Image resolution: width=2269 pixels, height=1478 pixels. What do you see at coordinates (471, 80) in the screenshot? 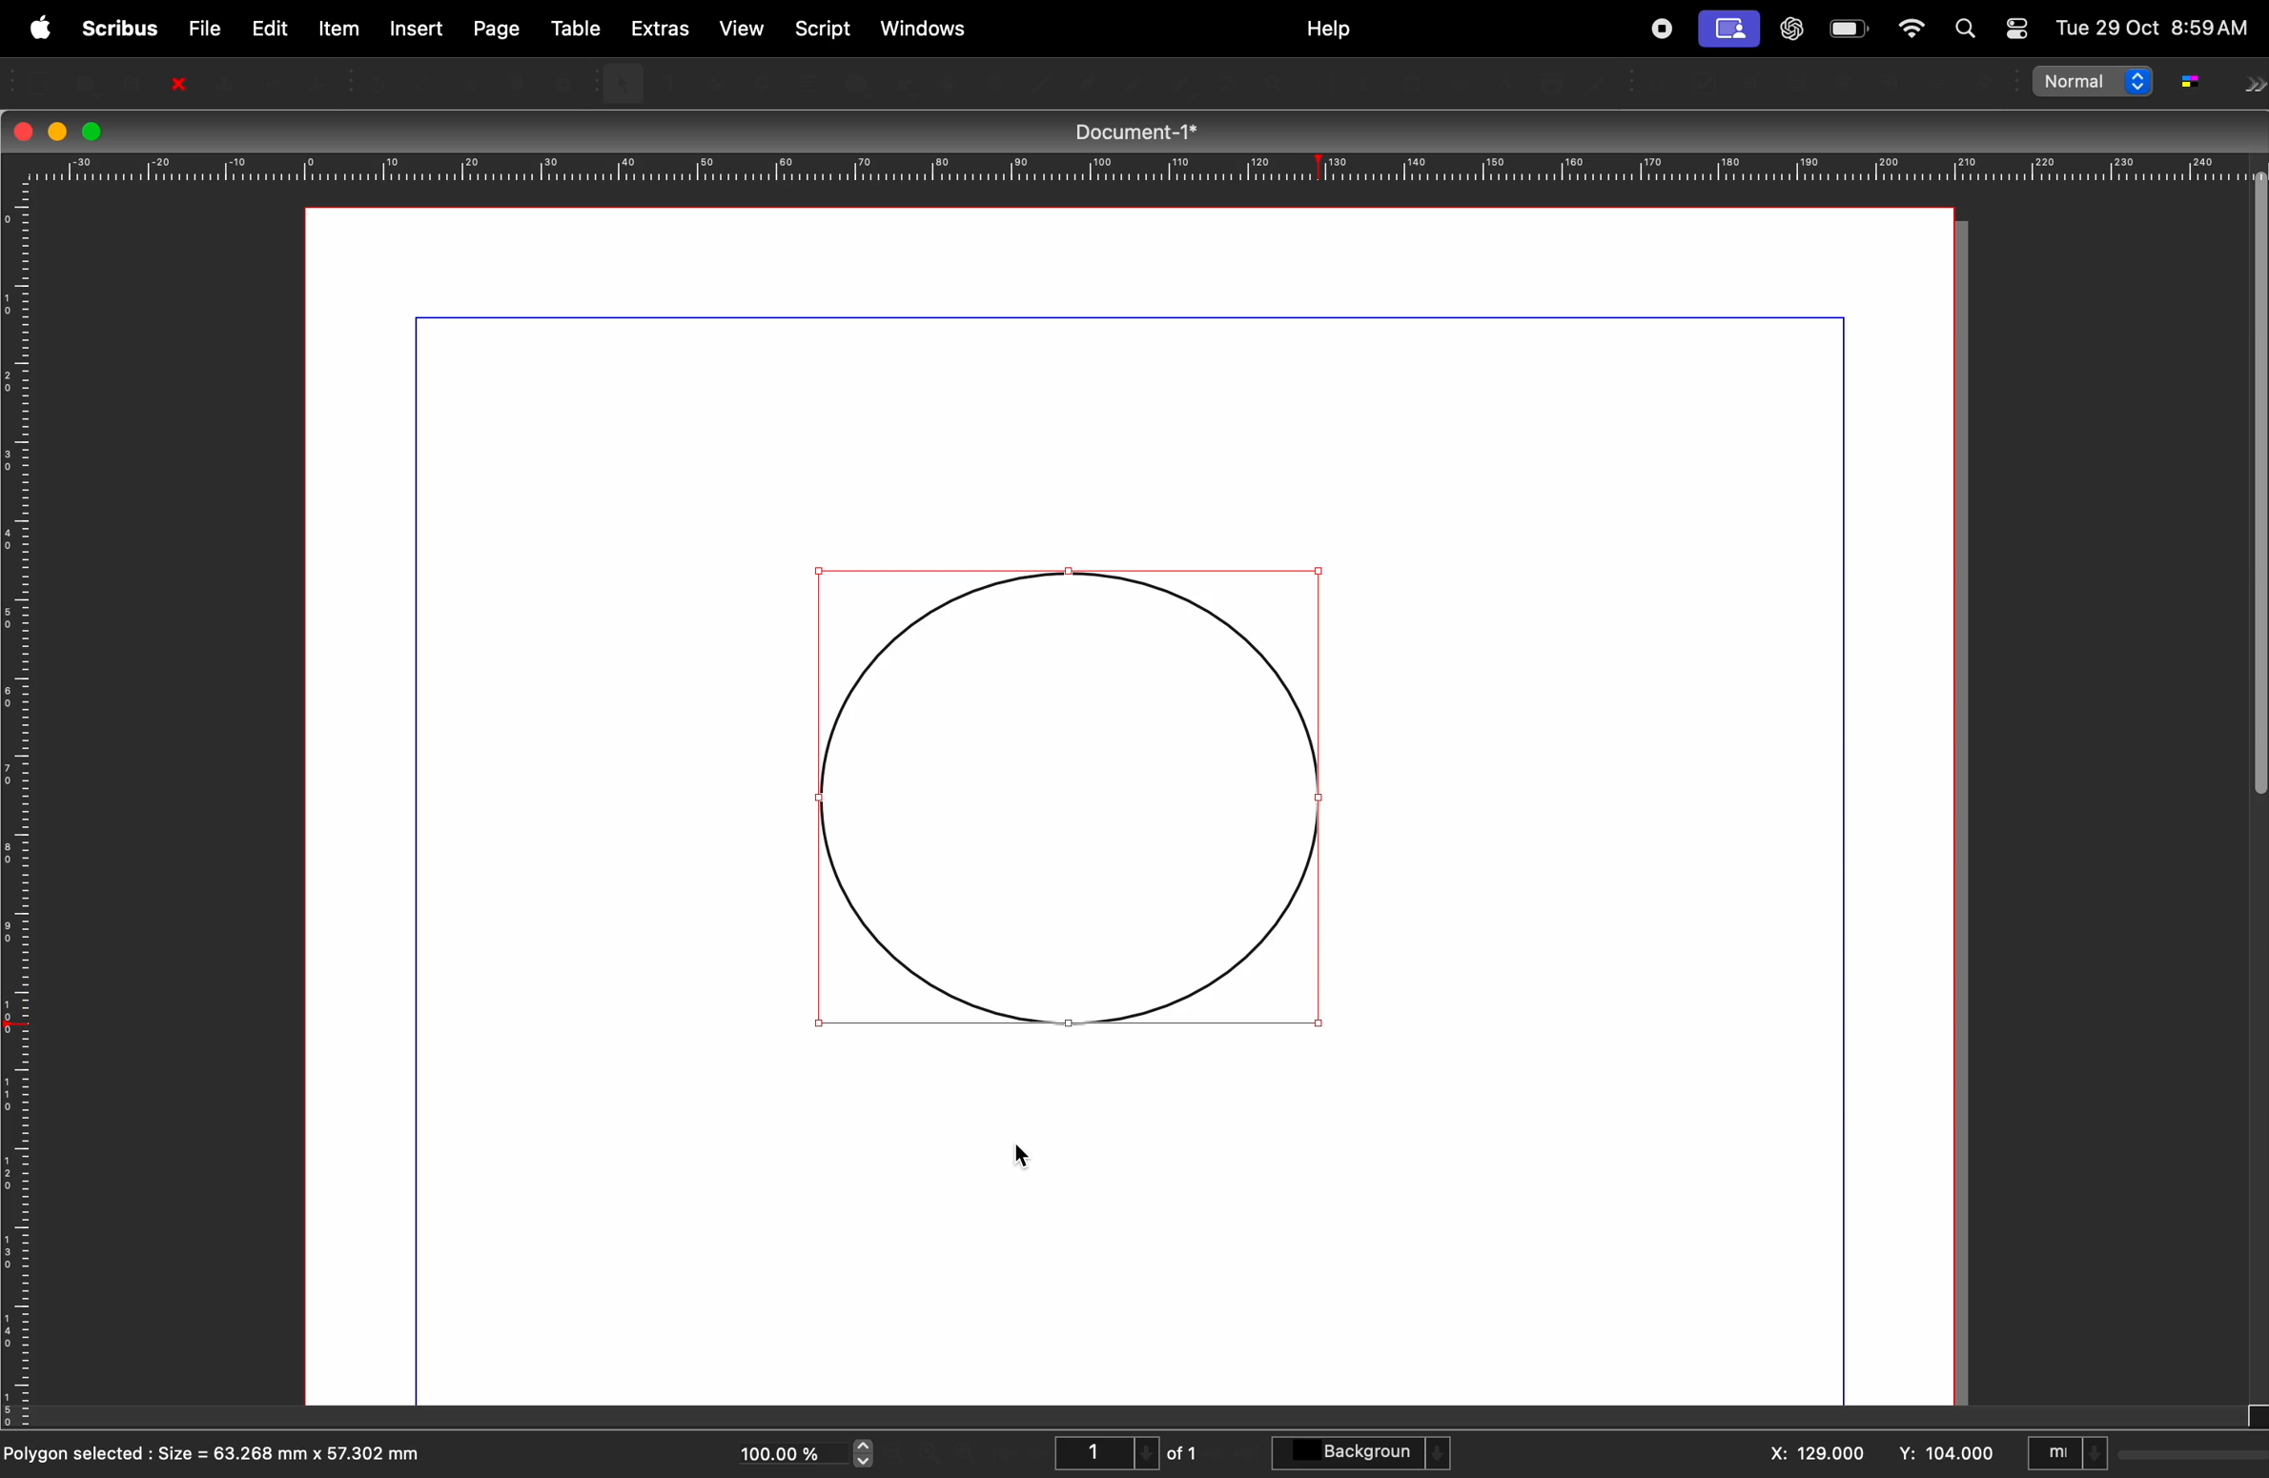
I see `Cut` at bounding box center [471, 80].